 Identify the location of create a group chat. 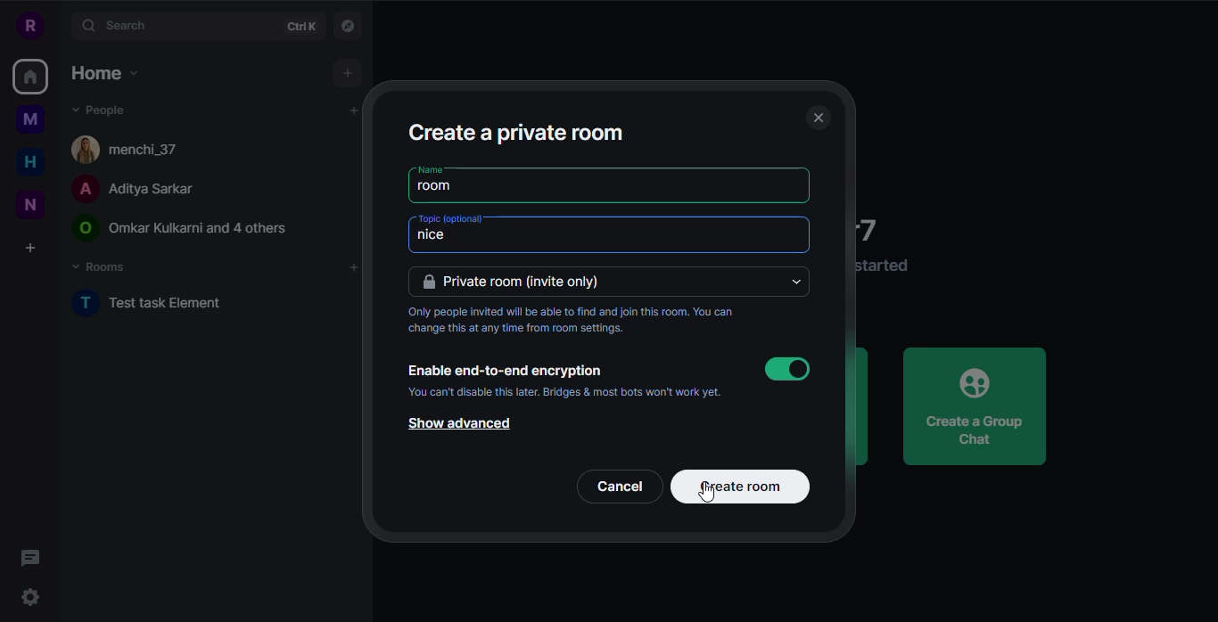
(975, 405).